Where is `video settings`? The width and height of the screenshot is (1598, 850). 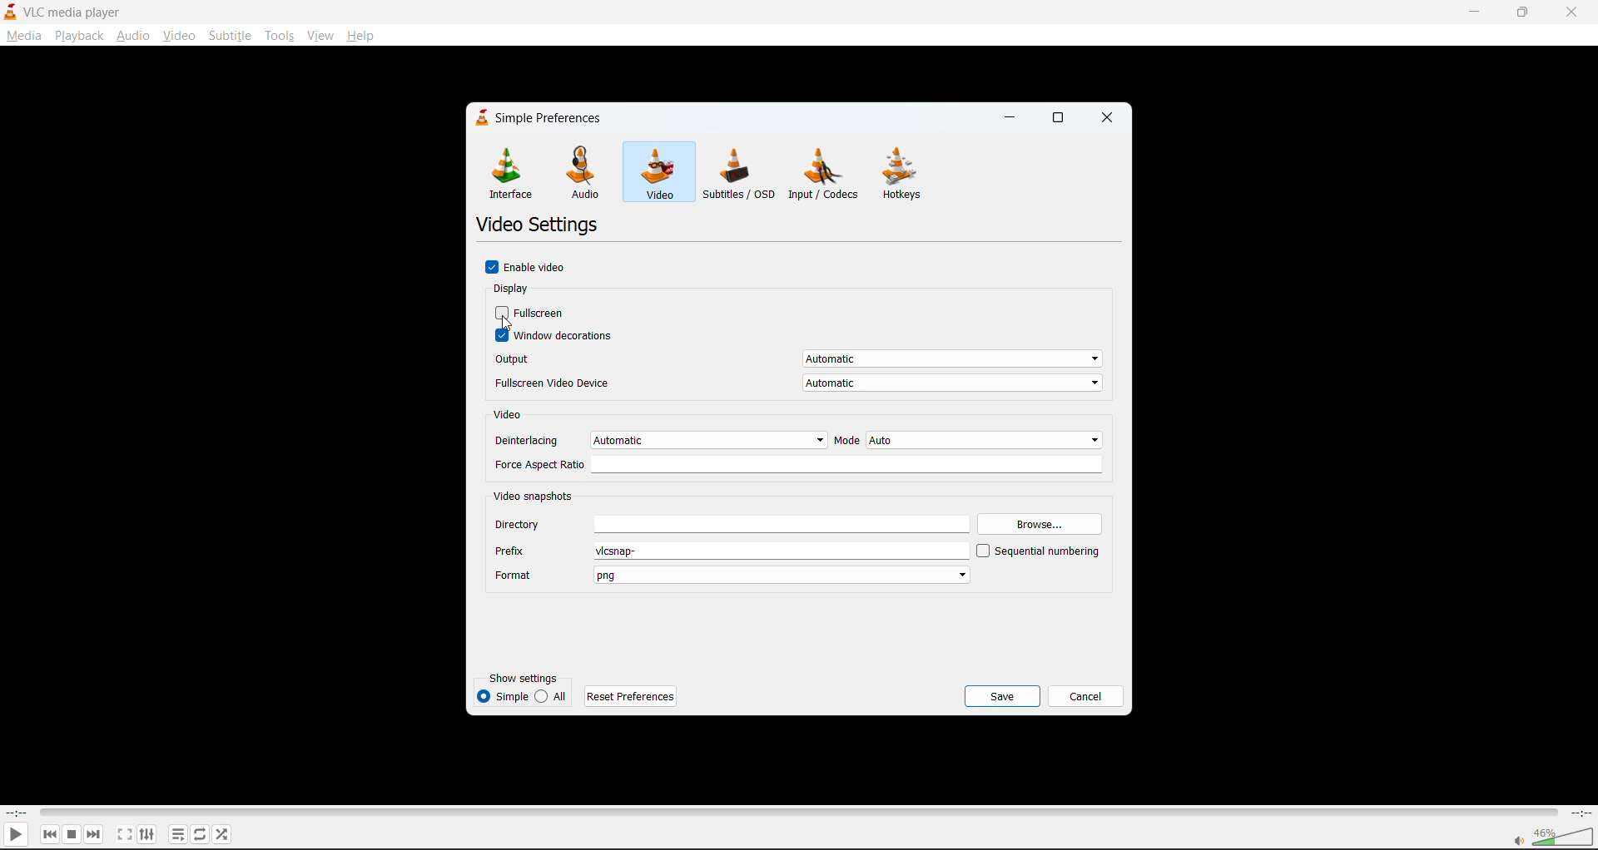
video settings is located at coordinates (537, 226).